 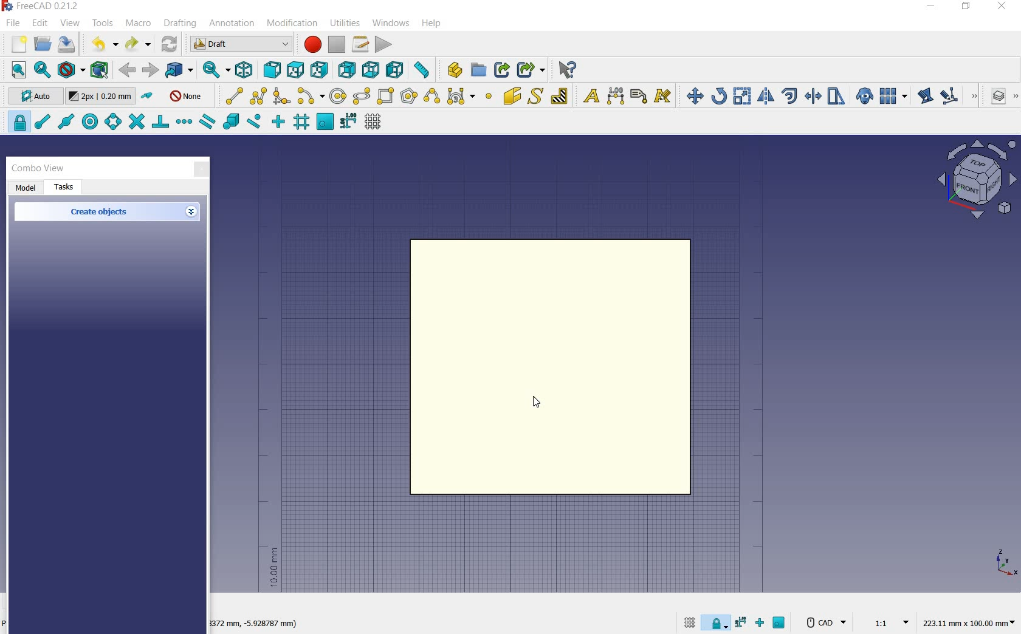 I want to click on rear, so click(x=348, y=70).